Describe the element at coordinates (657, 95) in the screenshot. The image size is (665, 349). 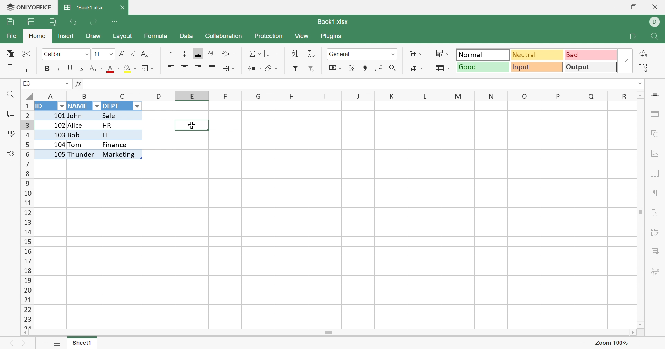
I see `cell settings` at that location.